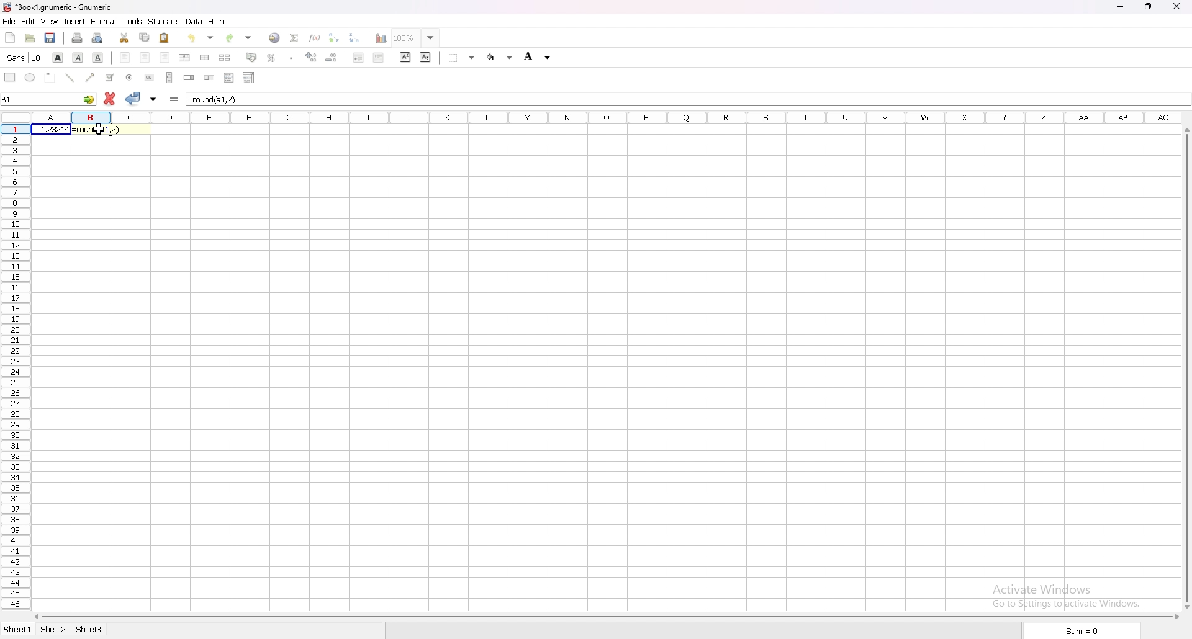  Describe the element at coordinates (133, 99) in the screenshot. I see `accept changes` at that location.